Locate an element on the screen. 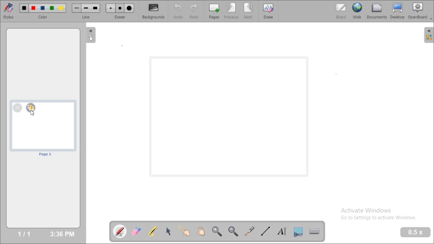  interact with items is located at coordinates (185, 231).